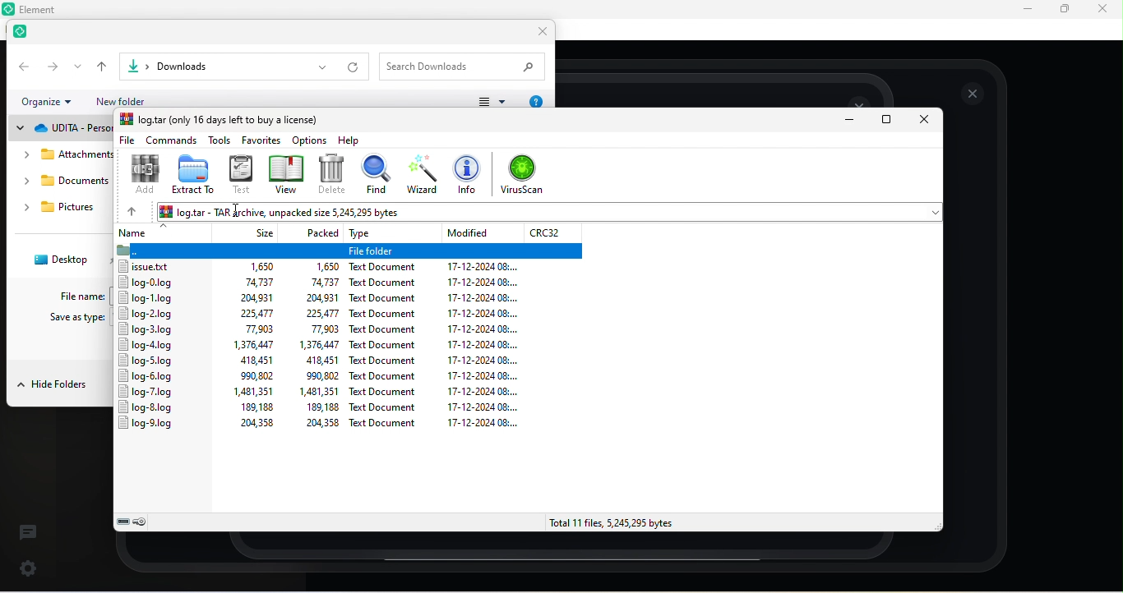 This screenshot has width=1123, height=593. I want to click on back, so click(22, 66).